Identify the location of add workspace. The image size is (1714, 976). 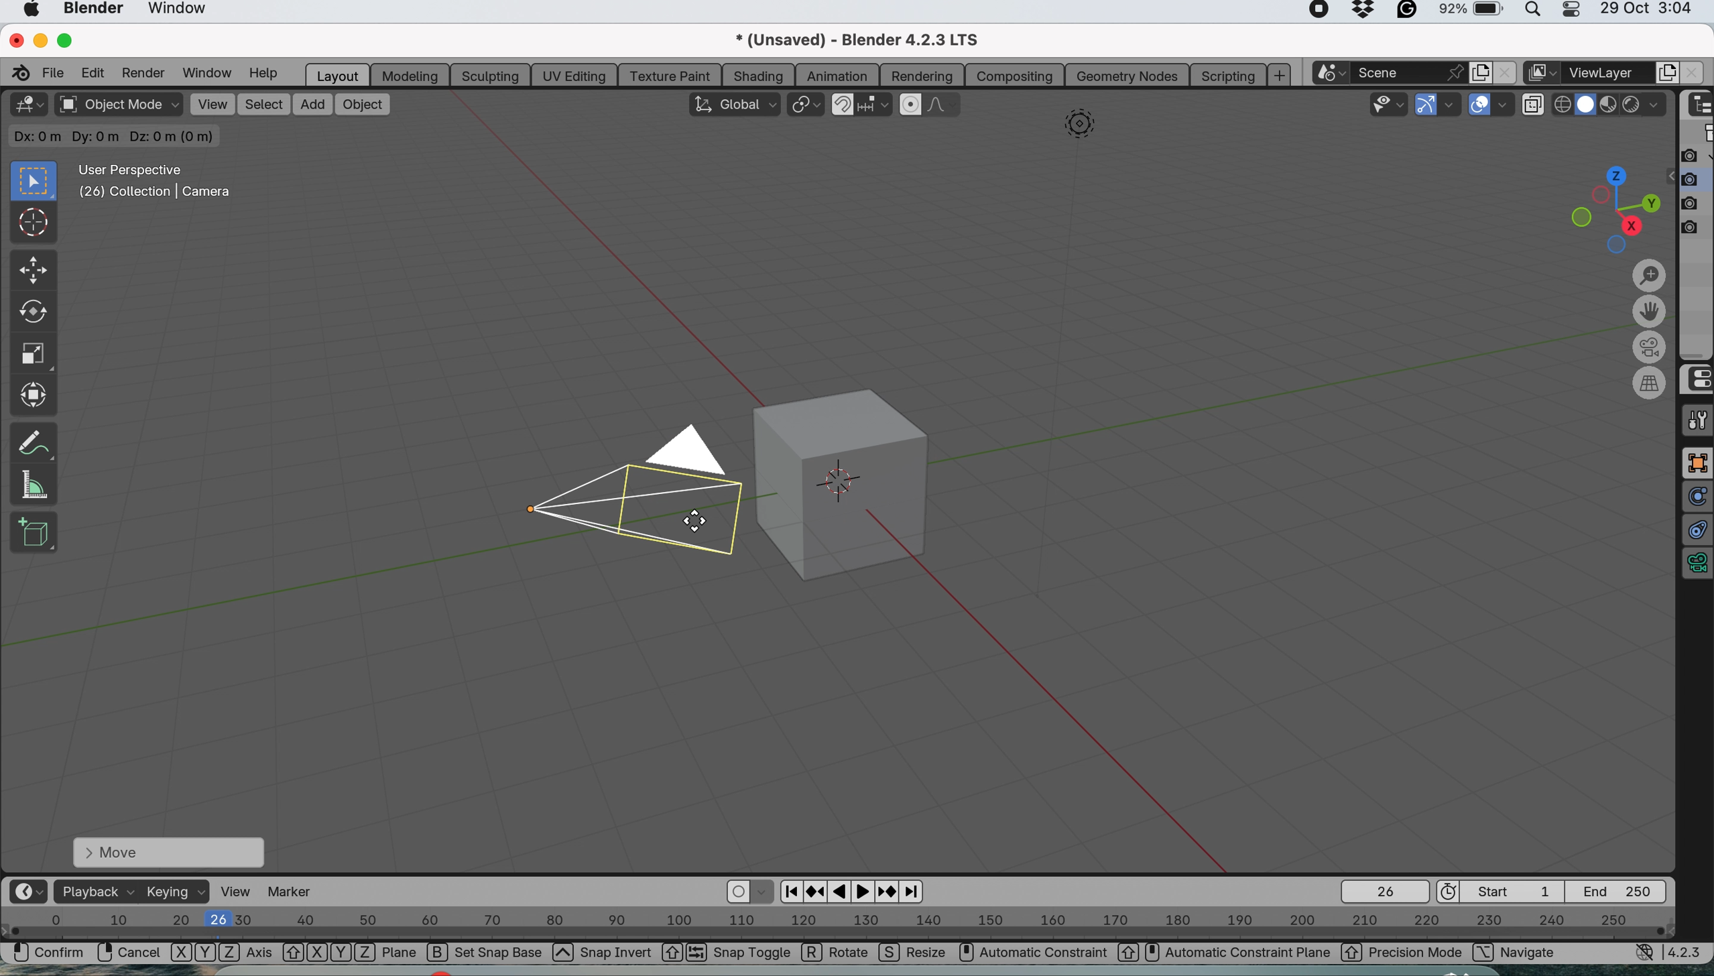
(1281, 75).